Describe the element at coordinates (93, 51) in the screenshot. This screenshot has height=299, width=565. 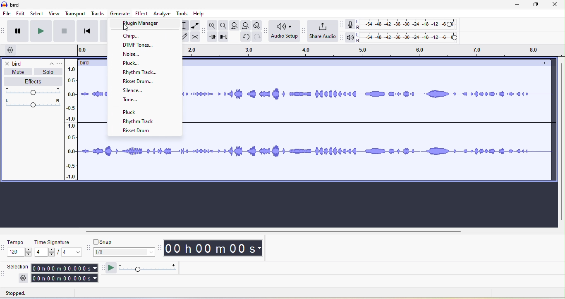
I see `time for track` at that location.